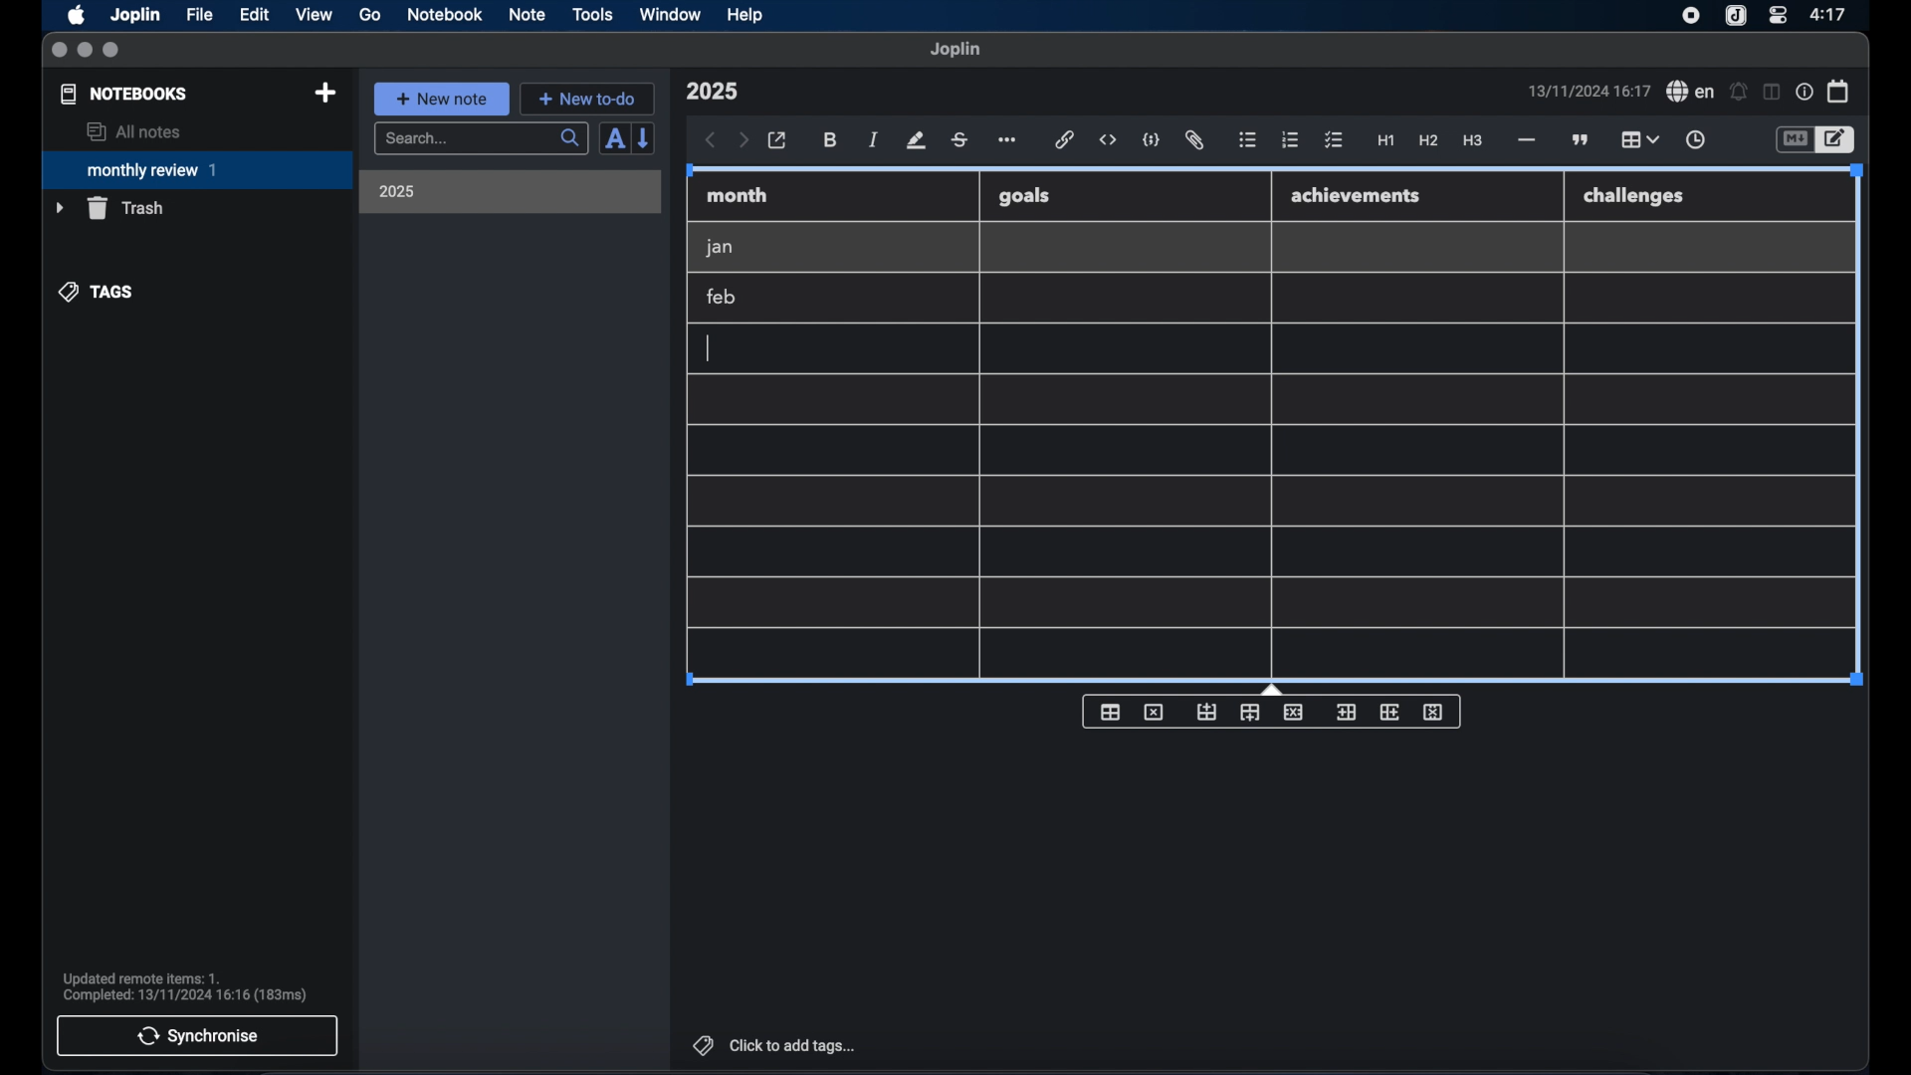 The image size is (1911, 1075). What do you see at coordinates (1009, 141) in the screenshot?
I see `more options` at bounding box center [1009, 141].